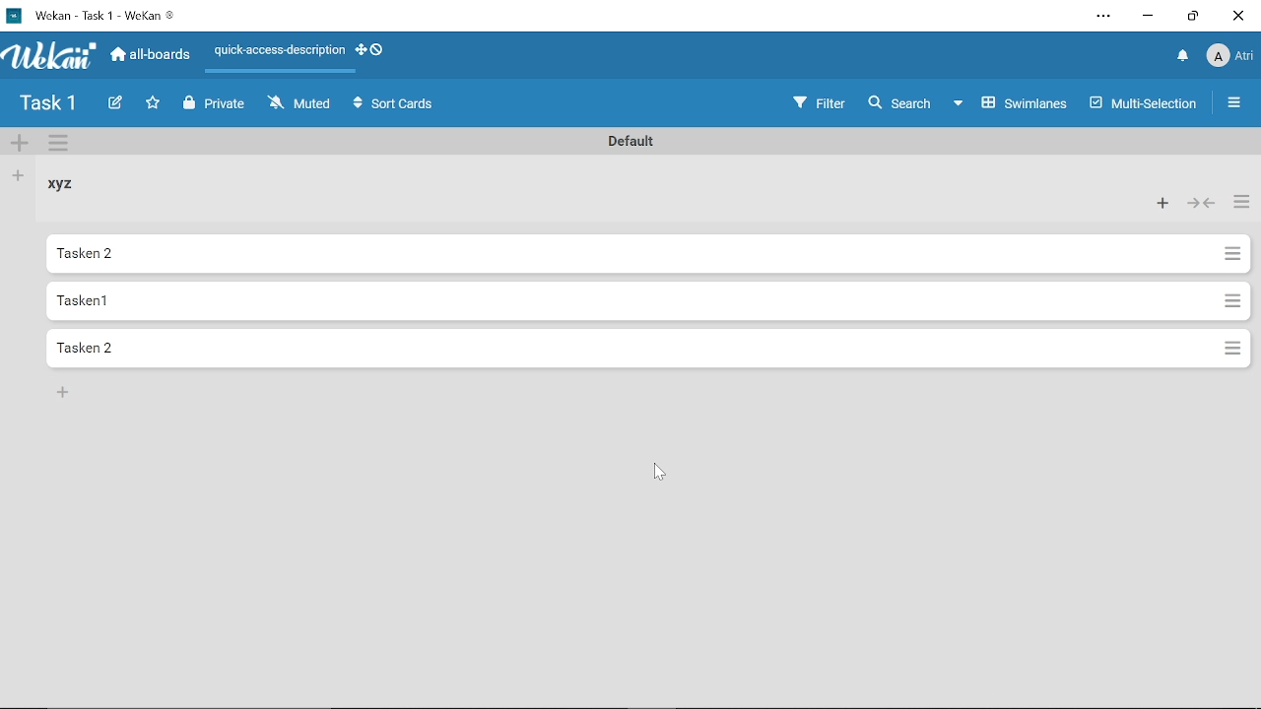  What do you see at coordinates (394, 104) in the screenshot?
I see `Sort cards` at bounding box center [394, 104].